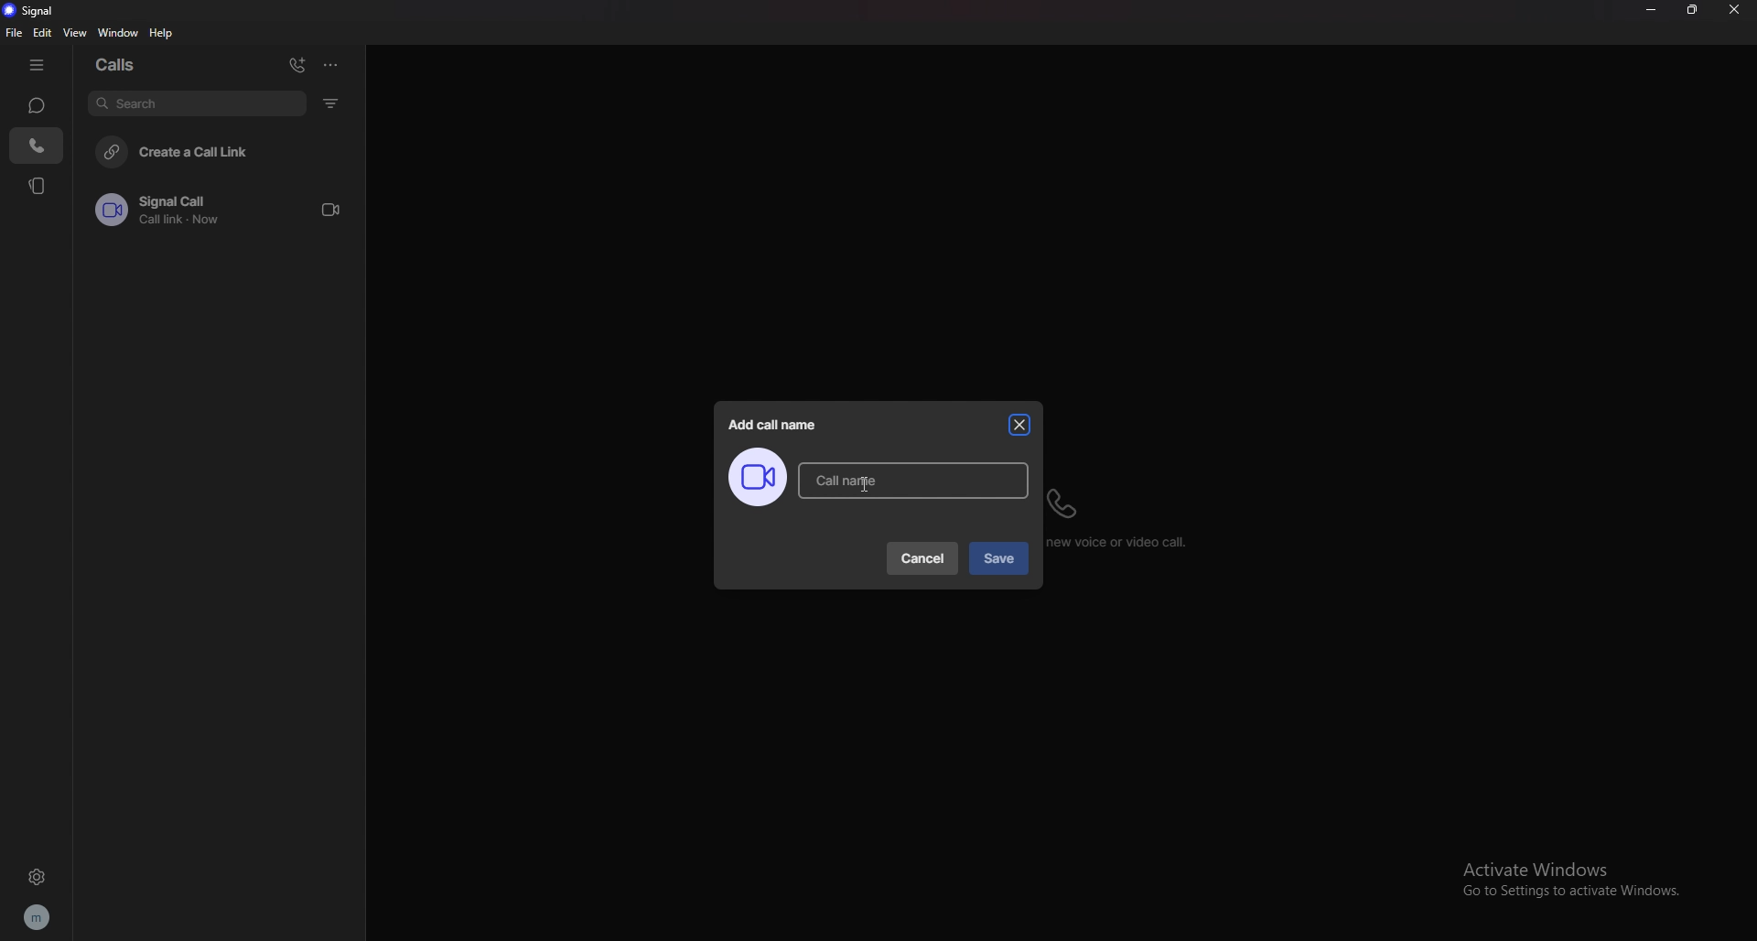 This screenshot has height=941, width=1757. Describe the element at coordinates (162, 33) in the screenshot. I see `help` at that location.